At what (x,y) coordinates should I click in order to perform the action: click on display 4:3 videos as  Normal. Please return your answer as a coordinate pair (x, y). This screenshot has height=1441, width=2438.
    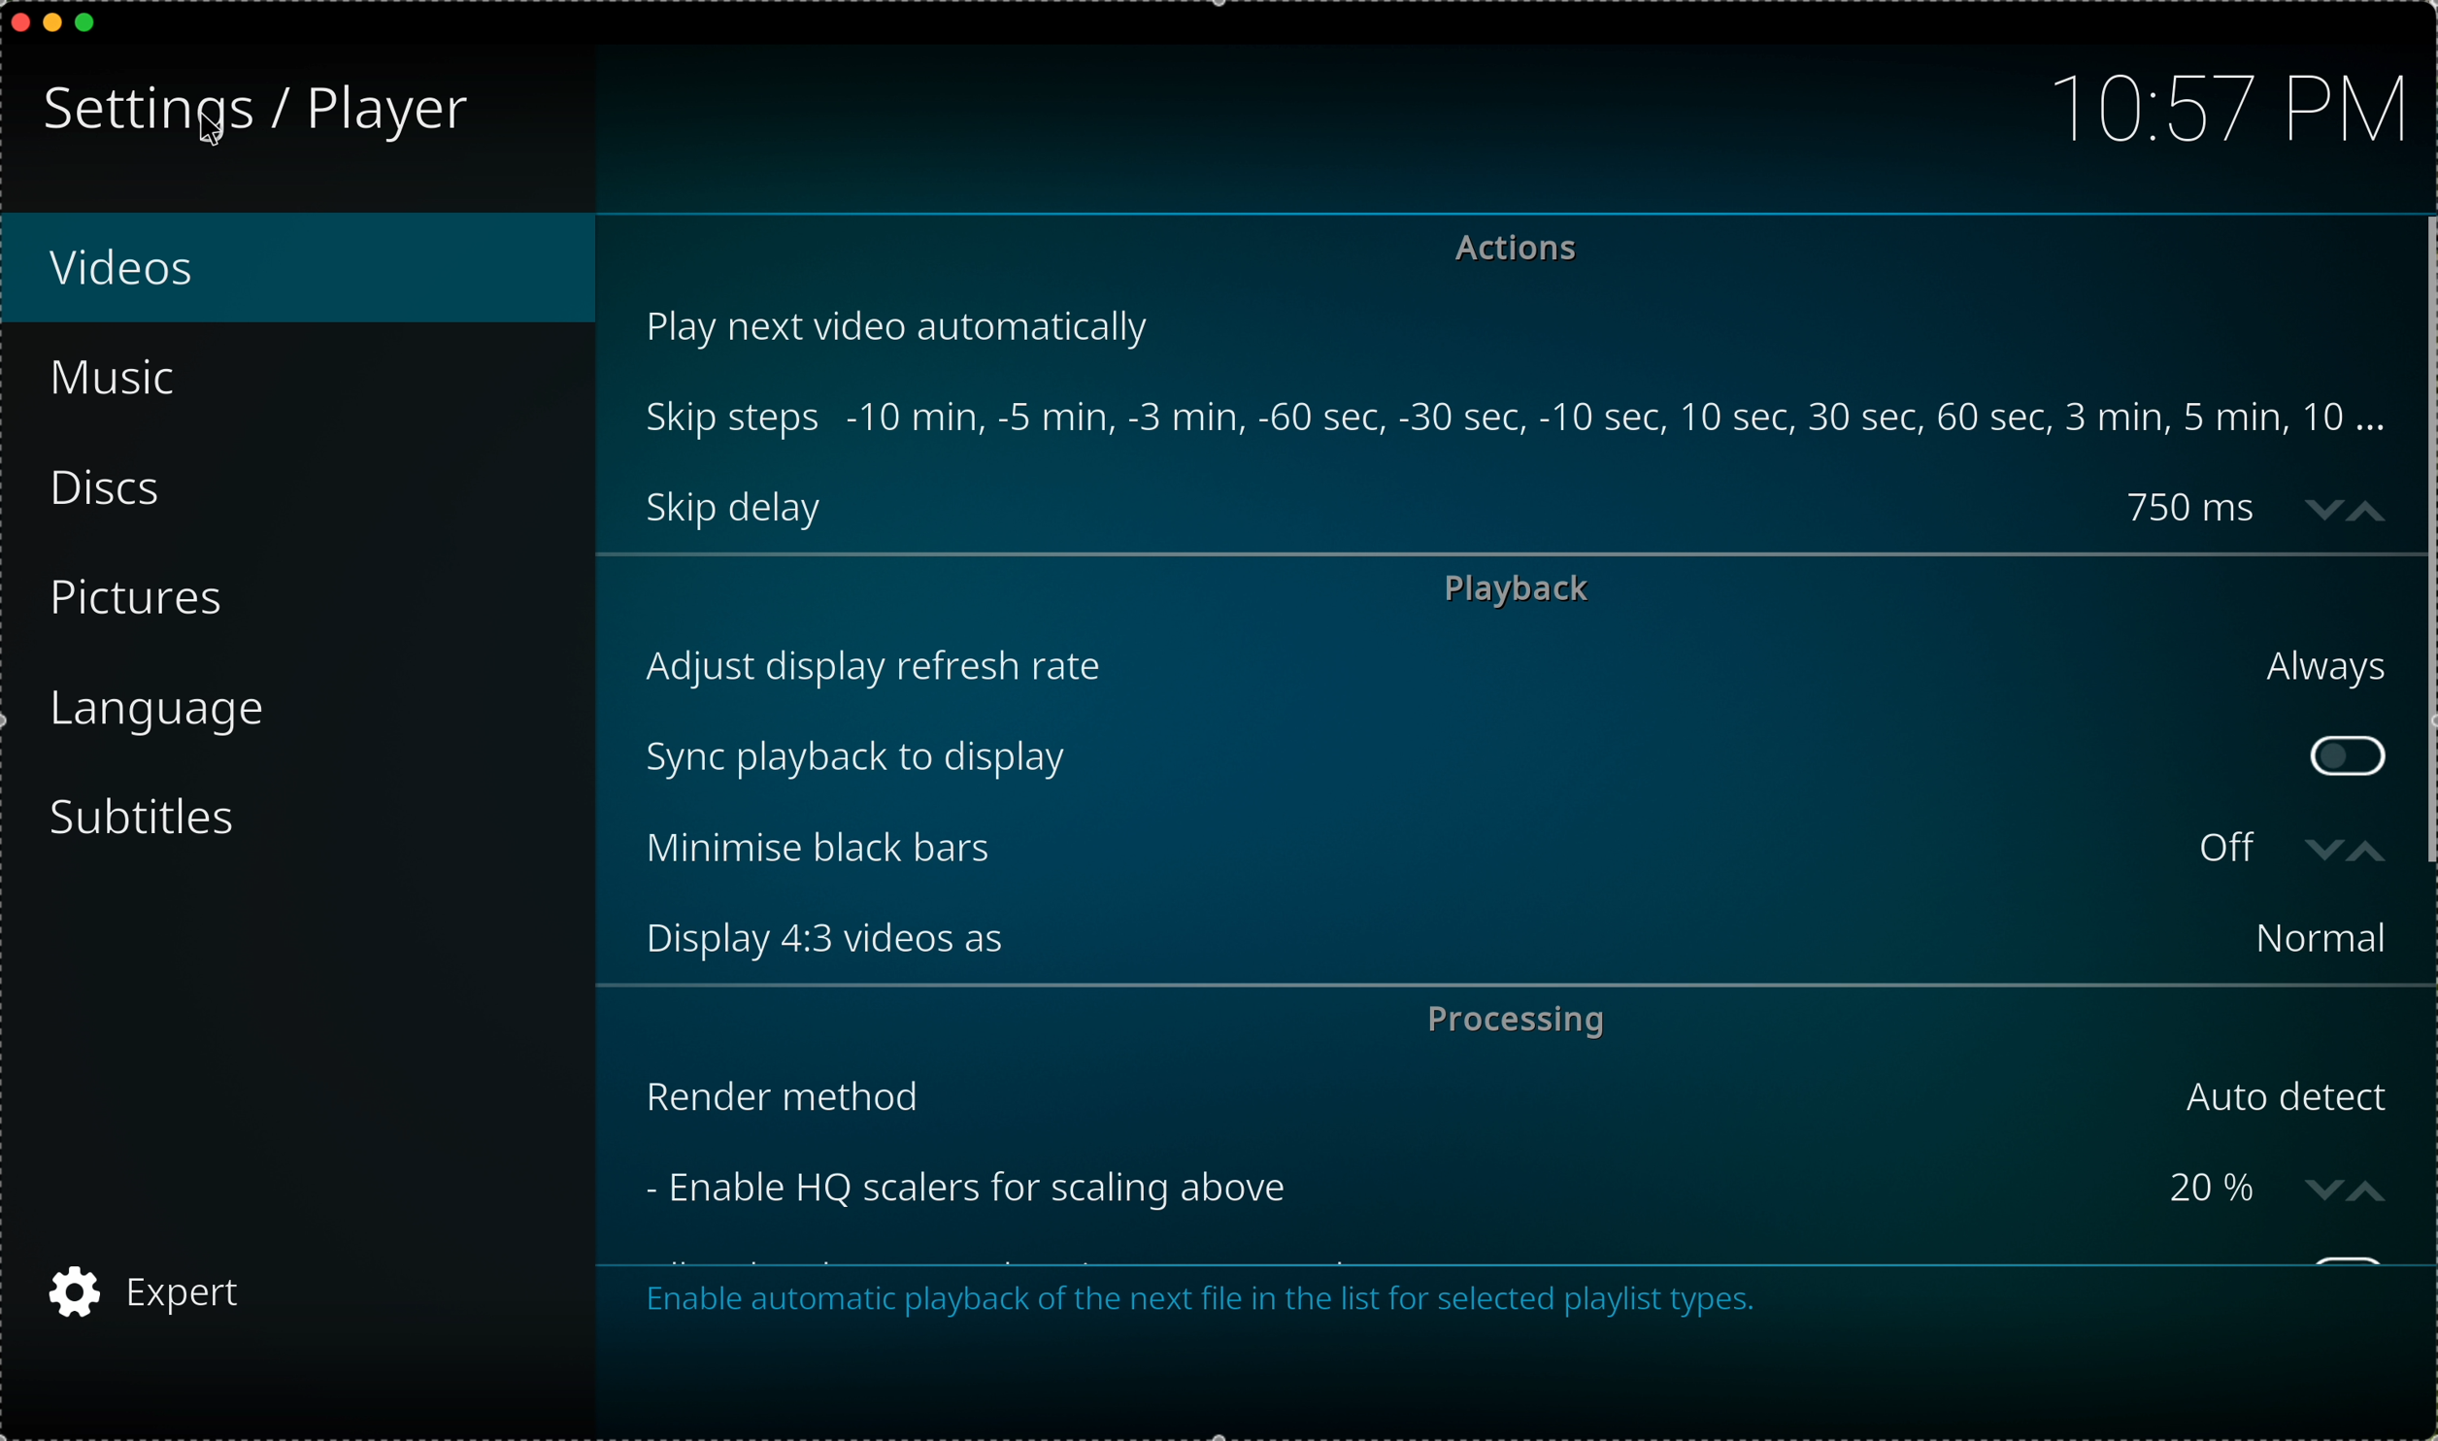
    Looking at the image, I should click on (1525, 938).